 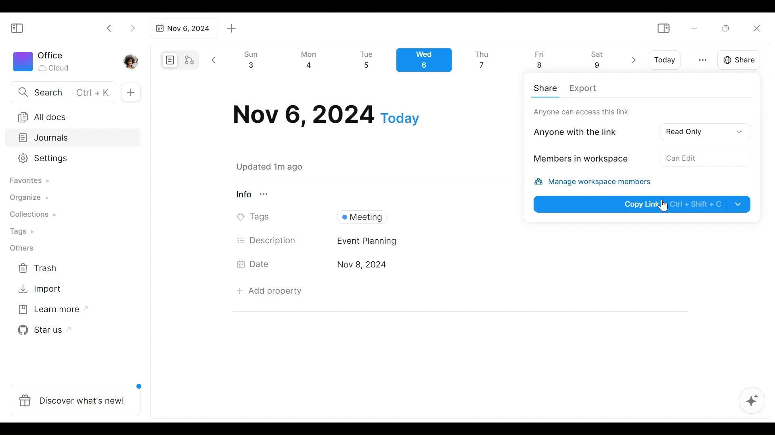 What do you see at coordinates (29, 181) in the screenshot?
I see `Favorites` at bounding box center [29, 181].